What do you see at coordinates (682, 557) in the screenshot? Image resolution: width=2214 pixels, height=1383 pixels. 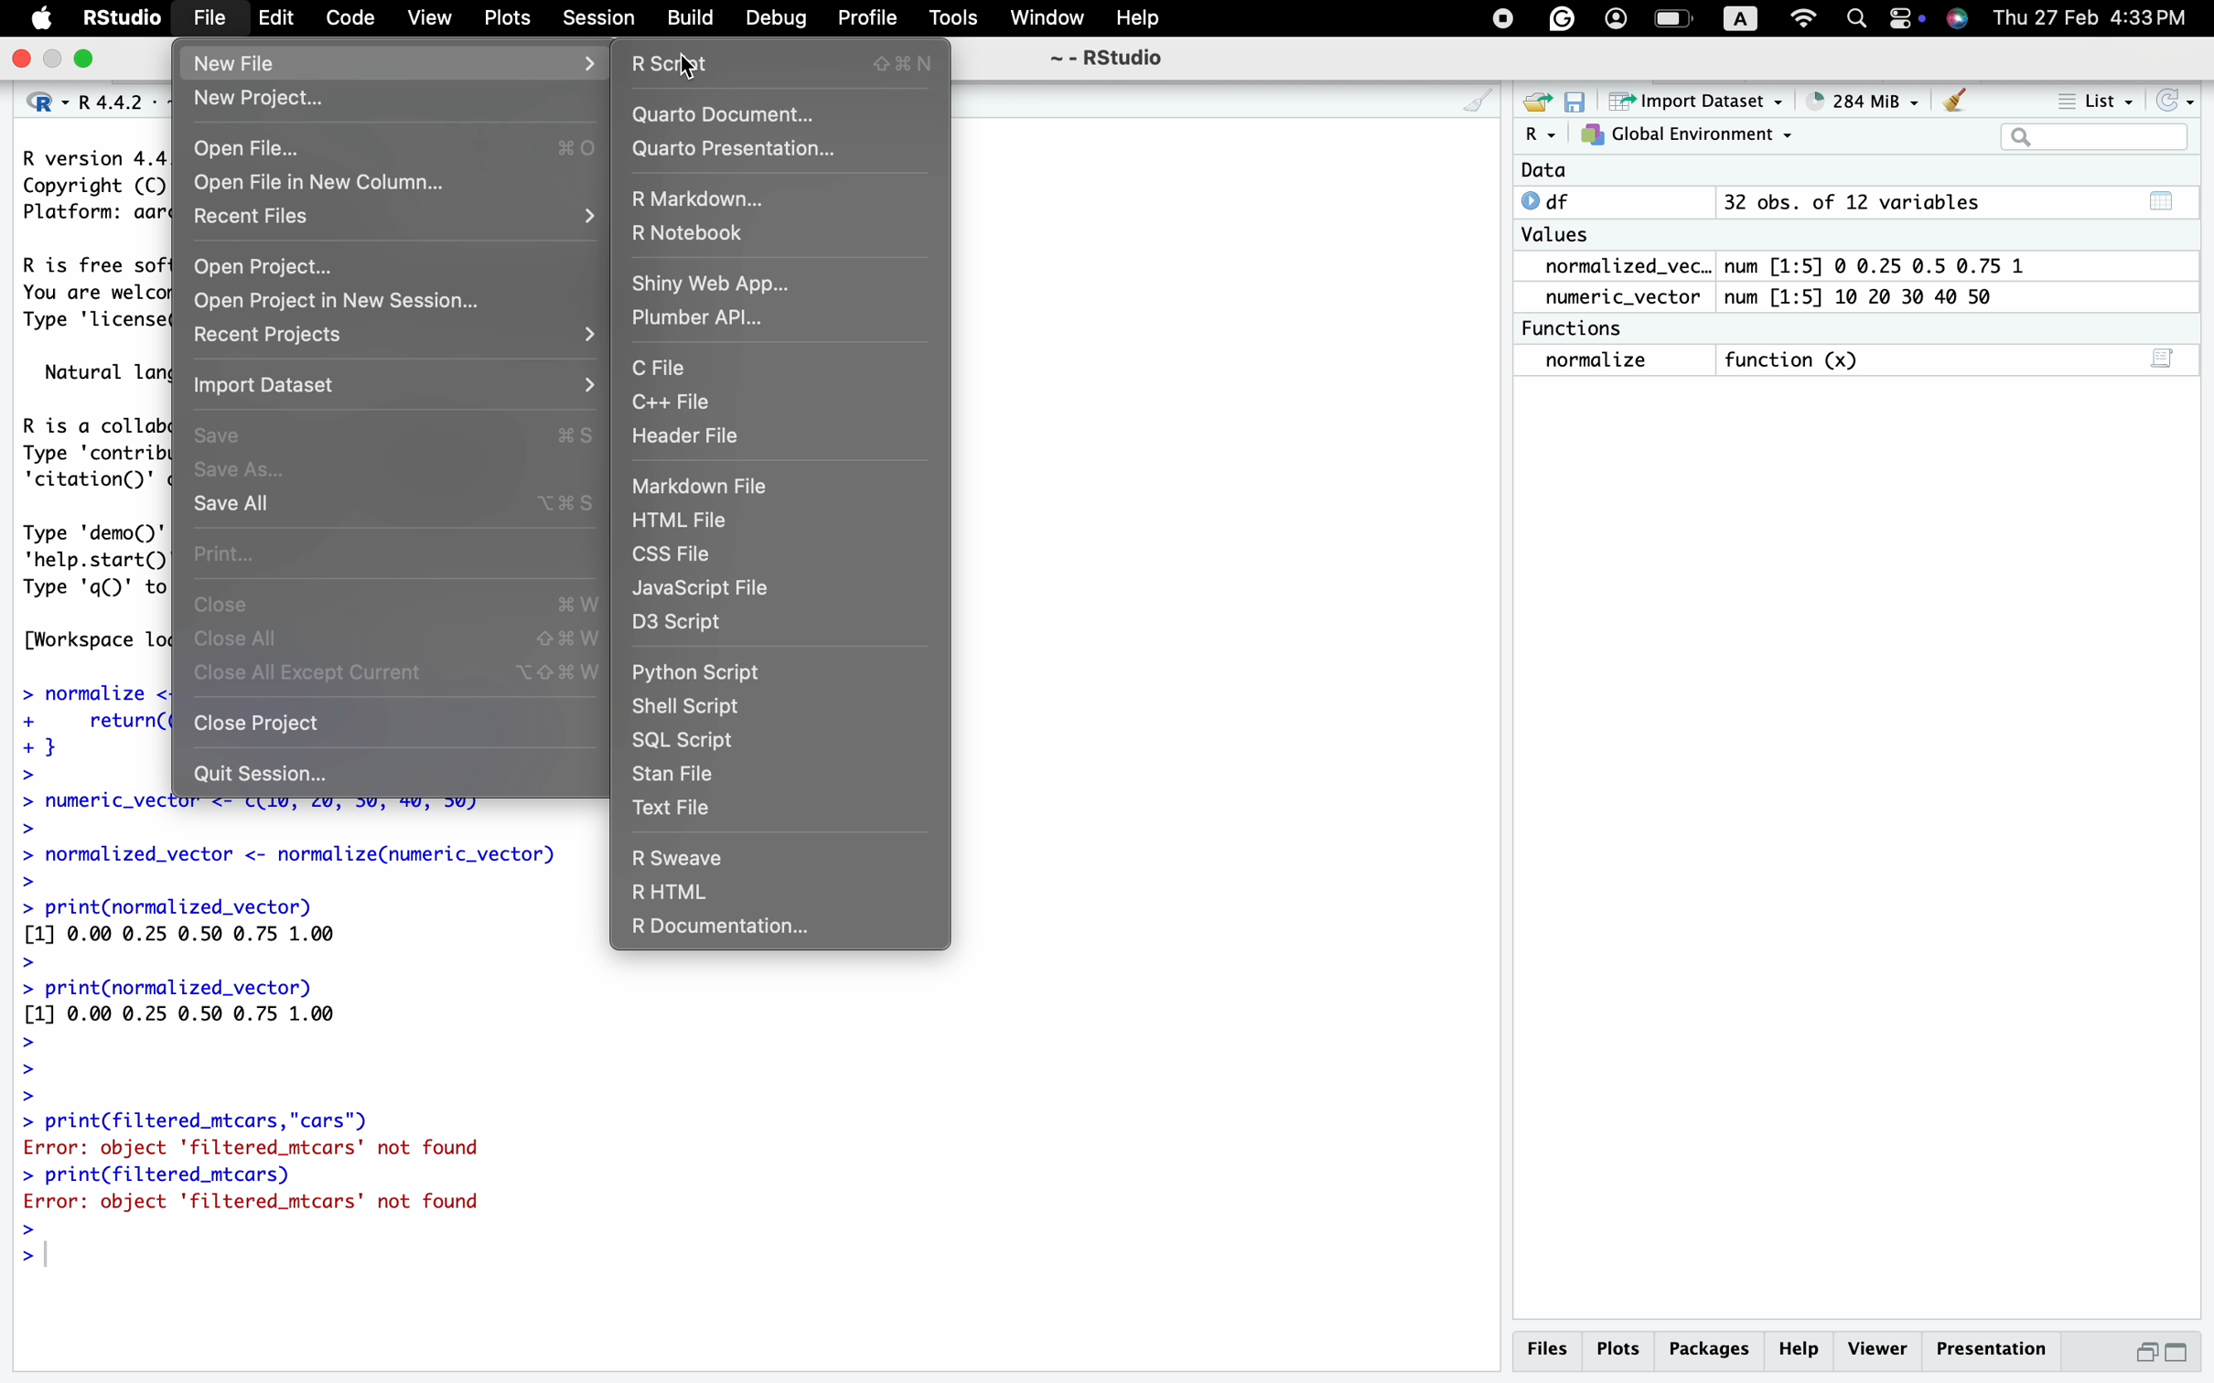 I see `CSS File` at bounding box center [682, 557].